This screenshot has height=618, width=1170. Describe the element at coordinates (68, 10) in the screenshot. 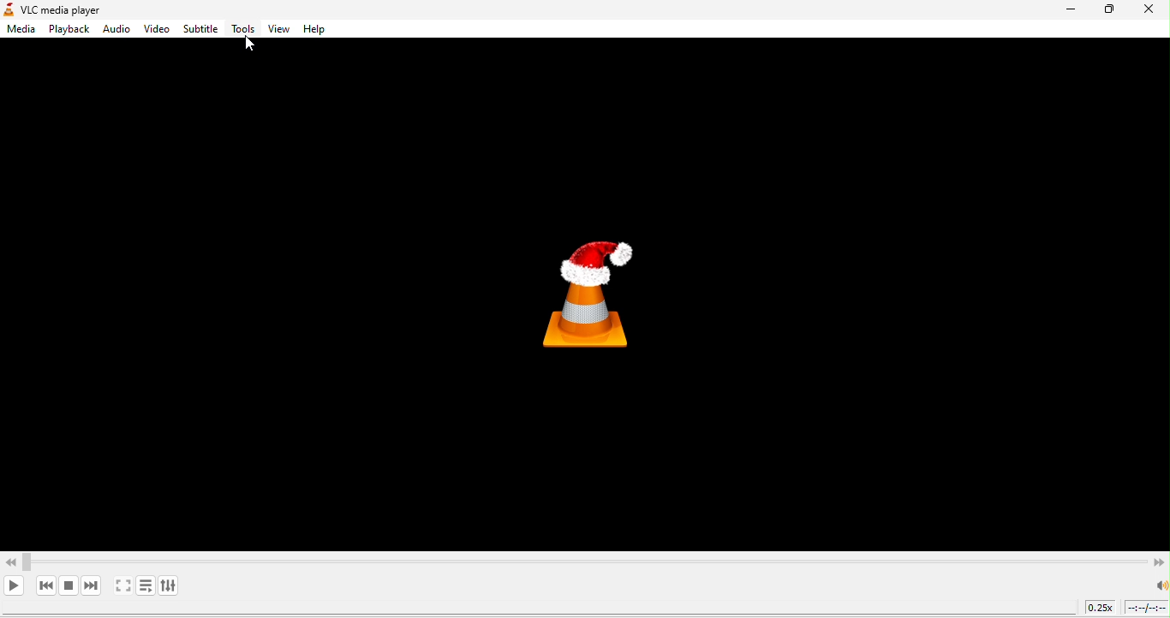

I see `vlc media player` at that location.